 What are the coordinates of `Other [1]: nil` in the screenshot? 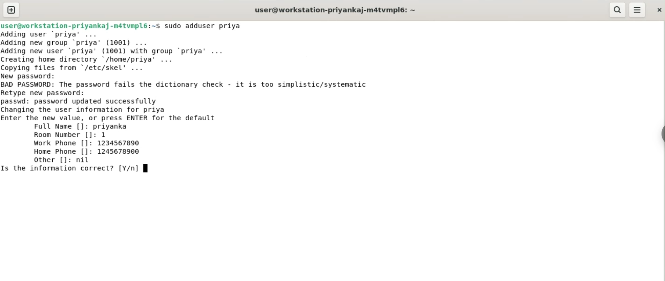 It's located at (60, 160).